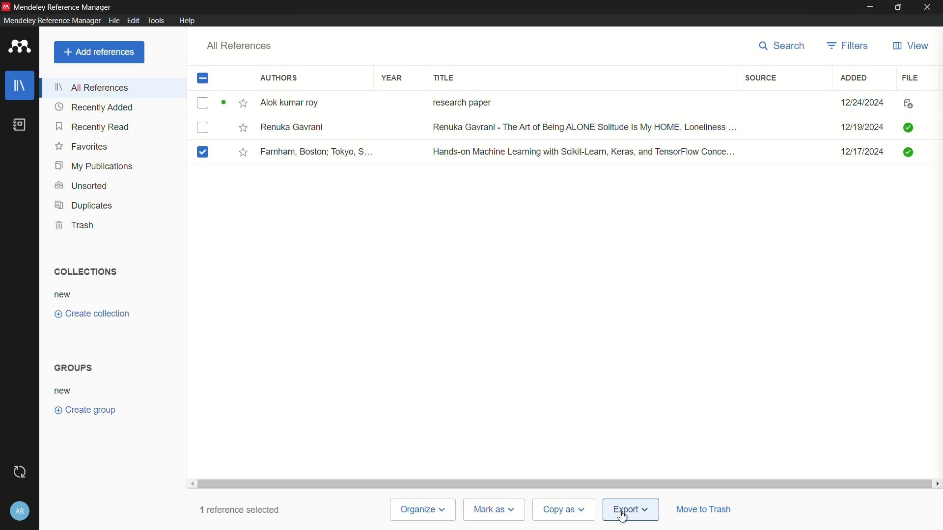 The width and height of the screenshot is (943, 530). I want to click on unsorted, so click(81, 185).